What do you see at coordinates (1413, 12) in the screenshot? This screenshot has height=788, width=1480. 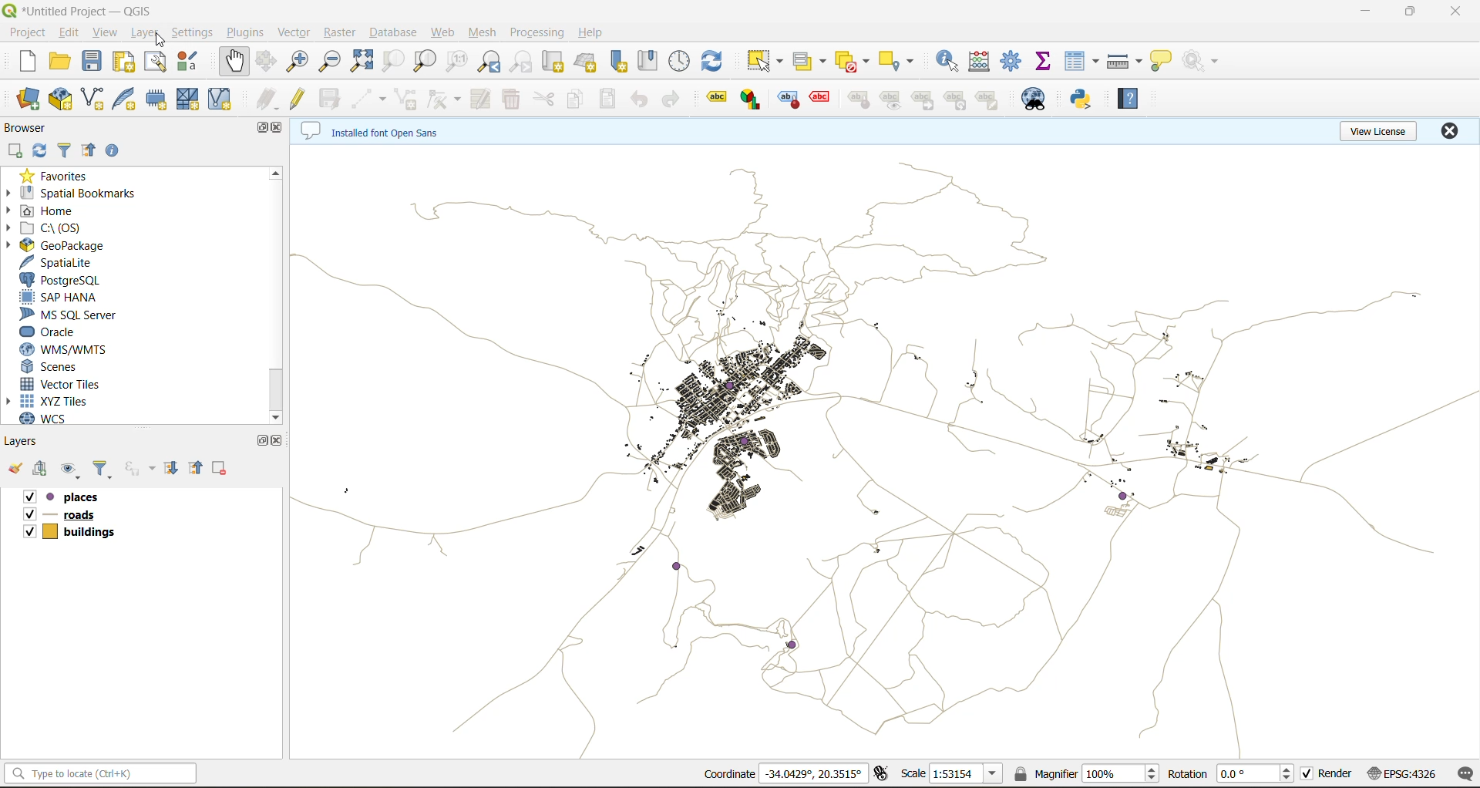 I see `maximize` at bounding box center [1413, 12].